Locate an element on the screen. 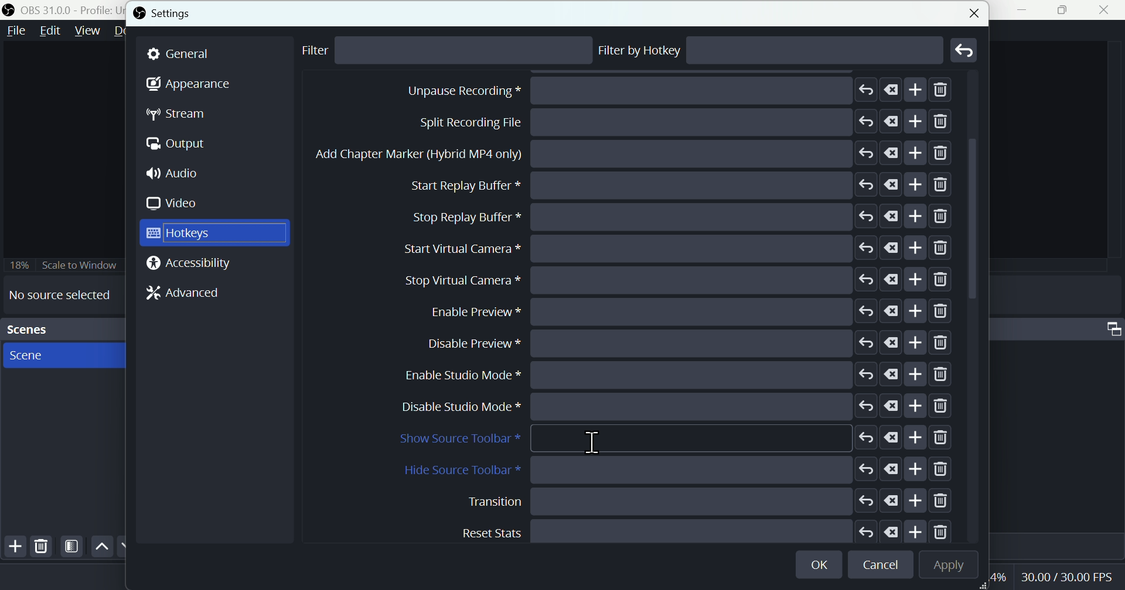  text cursor is located at coordinates (594, 441).